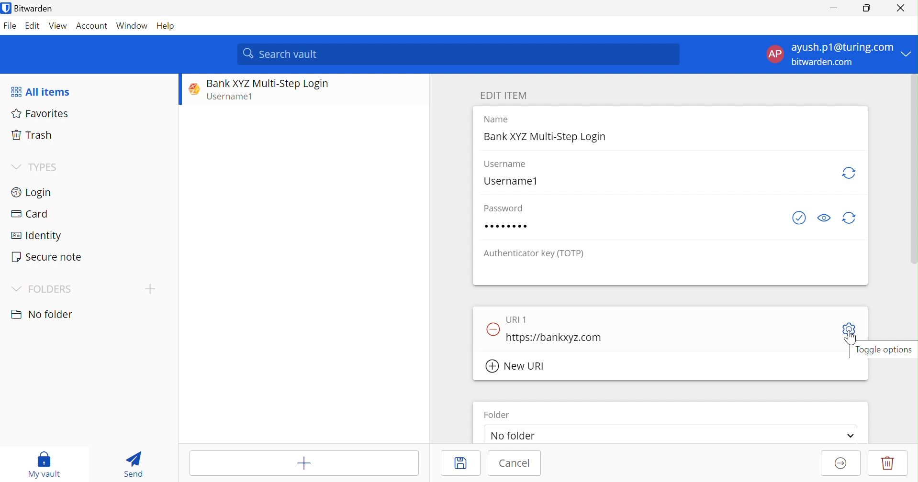 This screenshot has height=482, width=918. Describe the element at coordinates (841, 464) in the screenshot. I see `Move to organisation` at that location.